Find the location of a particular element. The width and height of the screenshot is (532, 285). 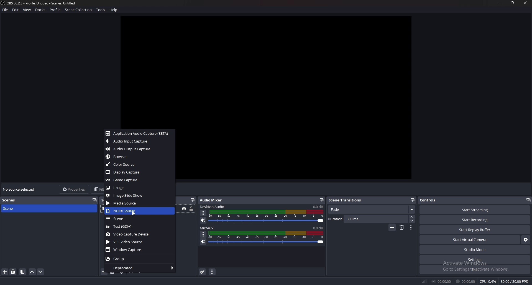

pop out is located at coordinates (529, 200).